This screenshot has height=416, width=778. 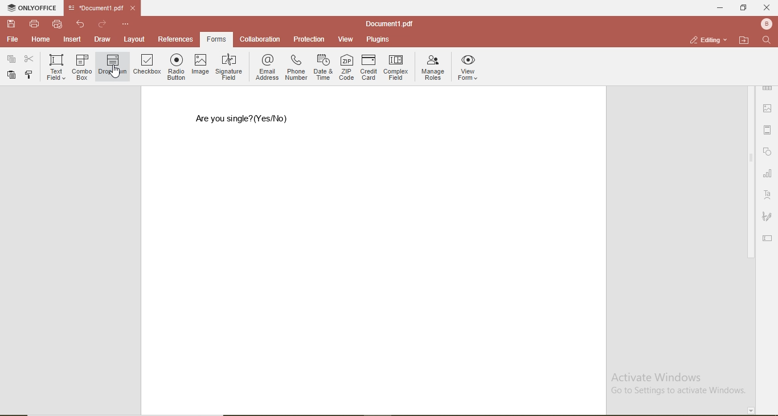 What do you see at coordinates (768, 128) in the screenshot?
I see `margin` at bounding box center [768, 128].